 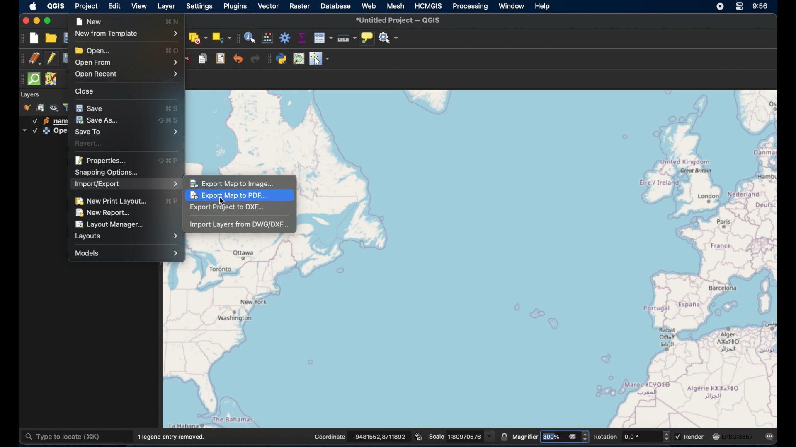 What do you see at coordinates (89, 143) in the screenshot?
I see `revert` at bounding box center [89, 143].